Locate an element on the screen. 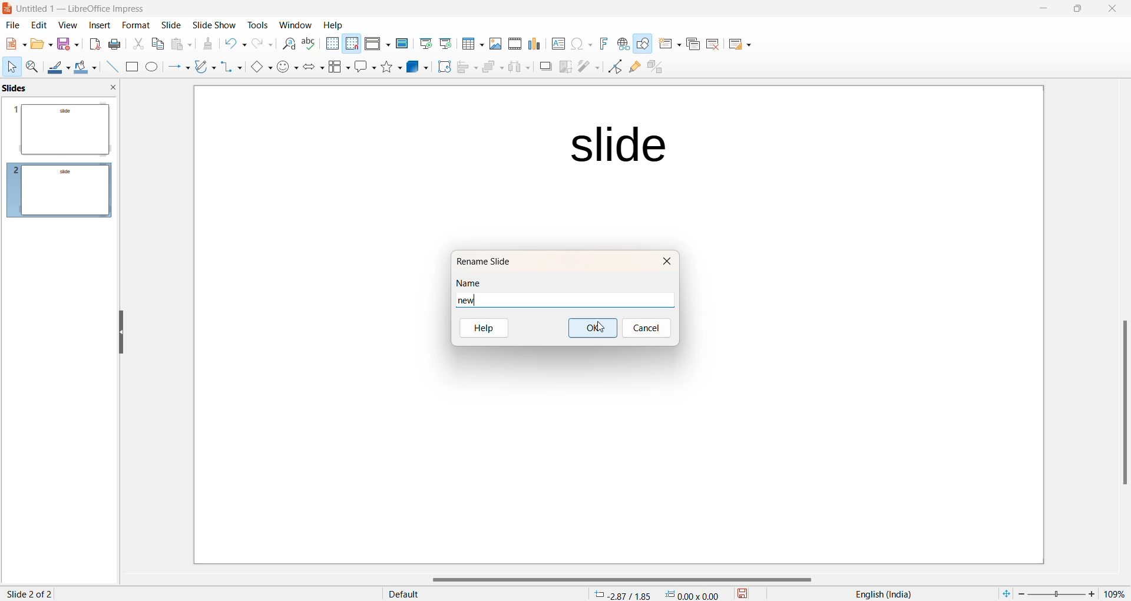  Line color is located at coordinates (58, 66).